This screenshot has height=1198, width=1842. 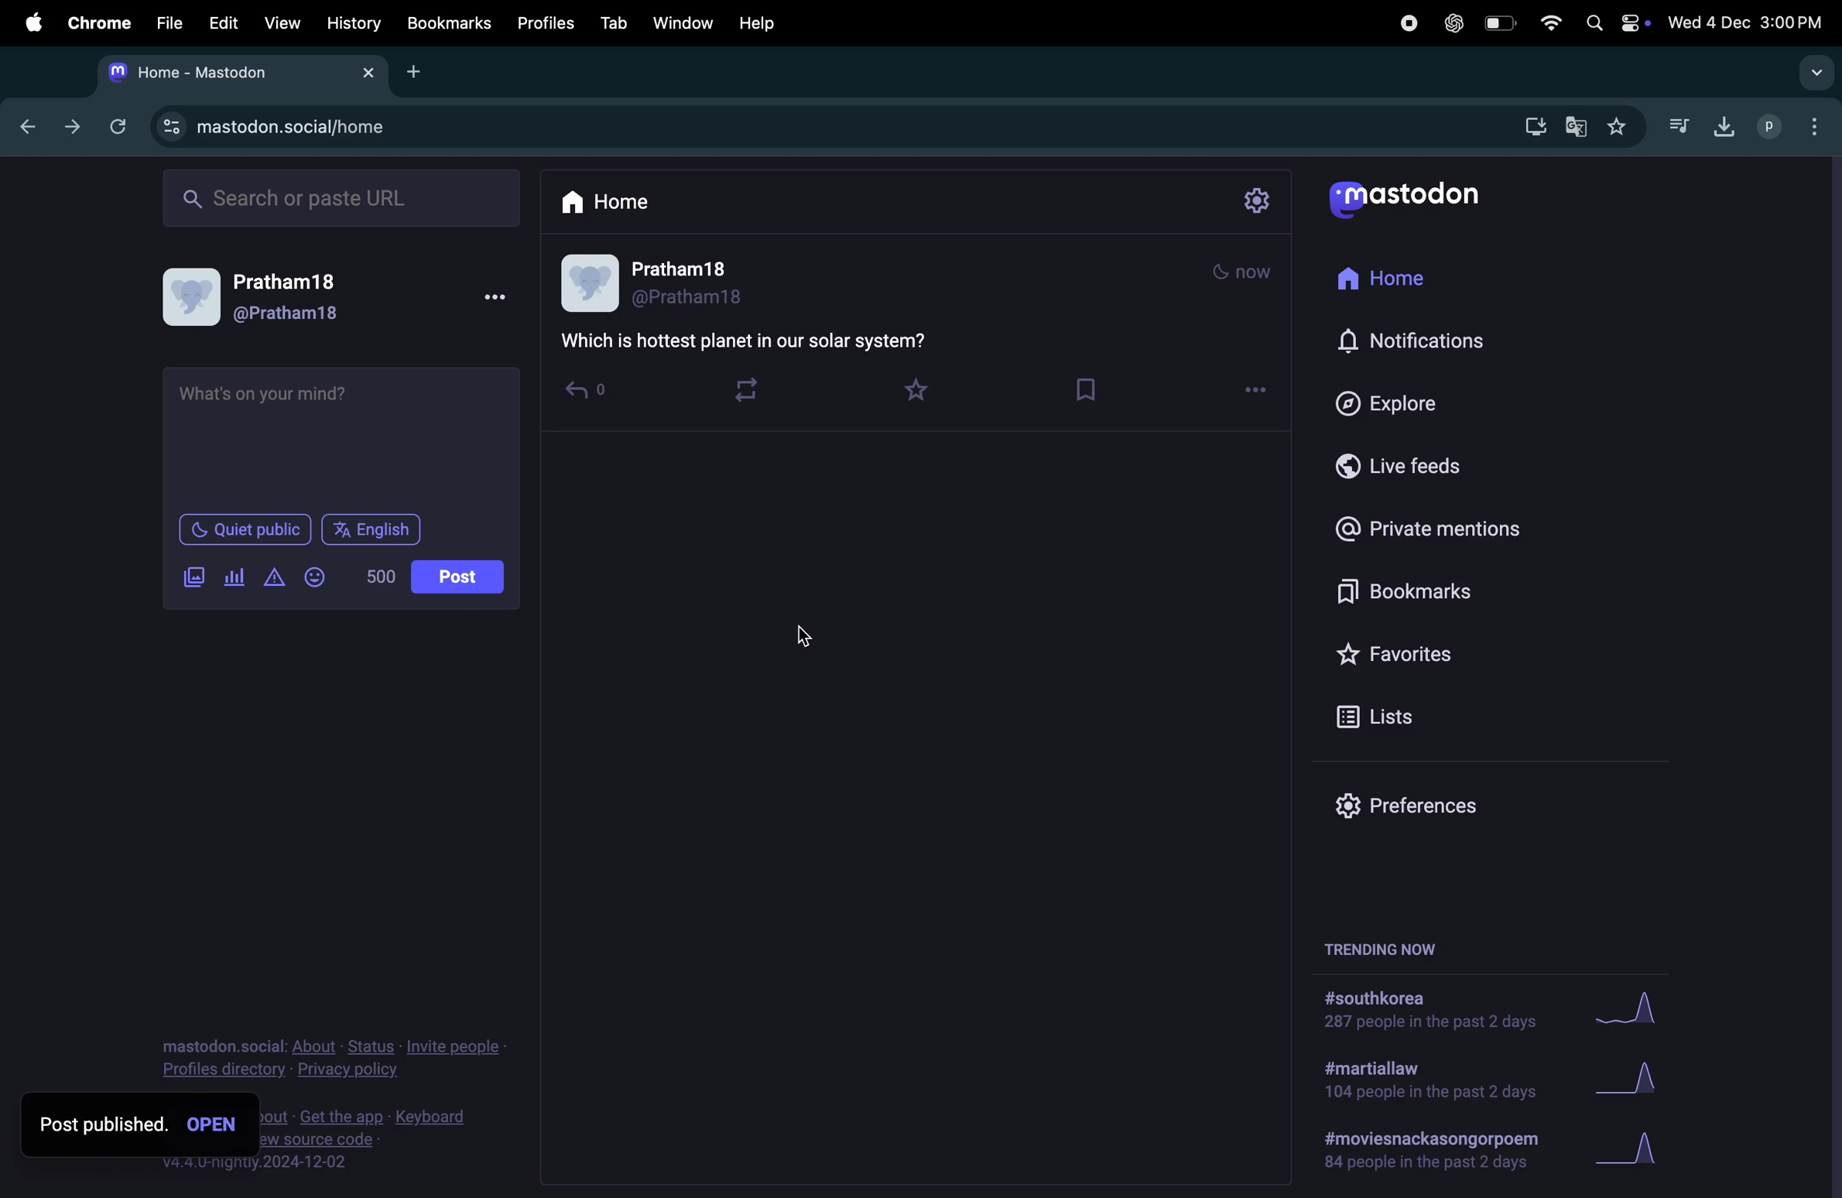 What do you see at coordinates (280, 26) in the screenshot?
I see `view` at bounding box center [280, 26].